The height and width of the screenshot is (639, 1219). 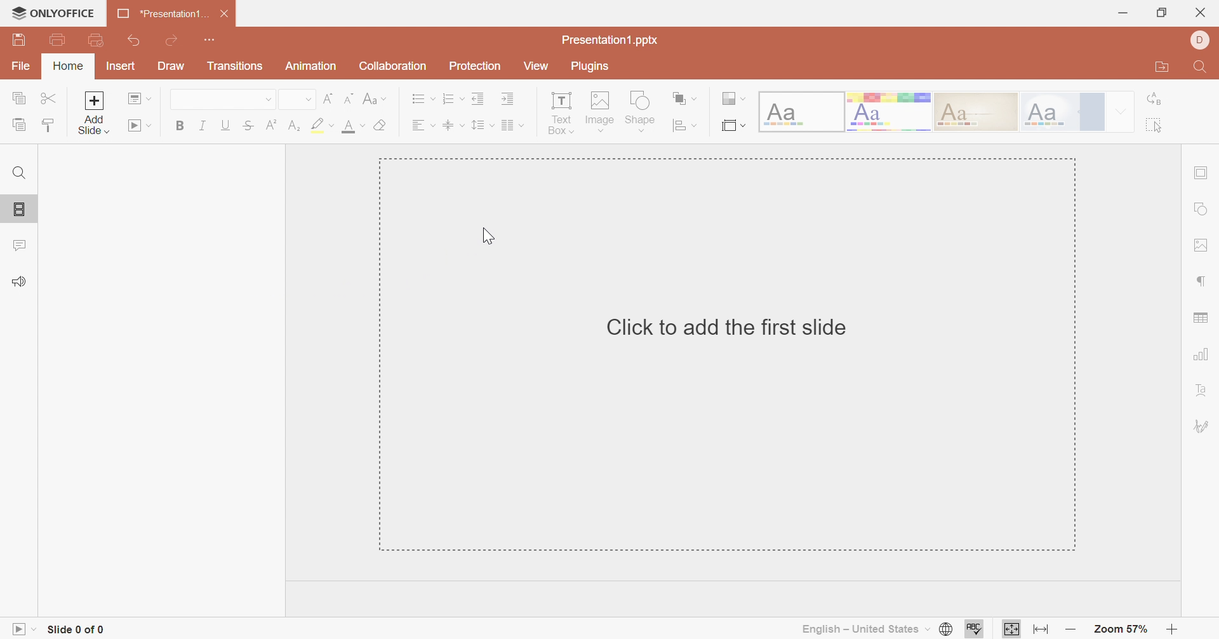 I want to click on Quick Print, so click(x=96, y=39).